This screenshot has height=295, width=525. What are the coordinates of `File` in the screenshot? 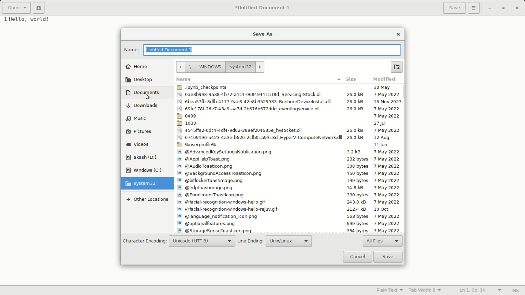 It's located at (288, 187).